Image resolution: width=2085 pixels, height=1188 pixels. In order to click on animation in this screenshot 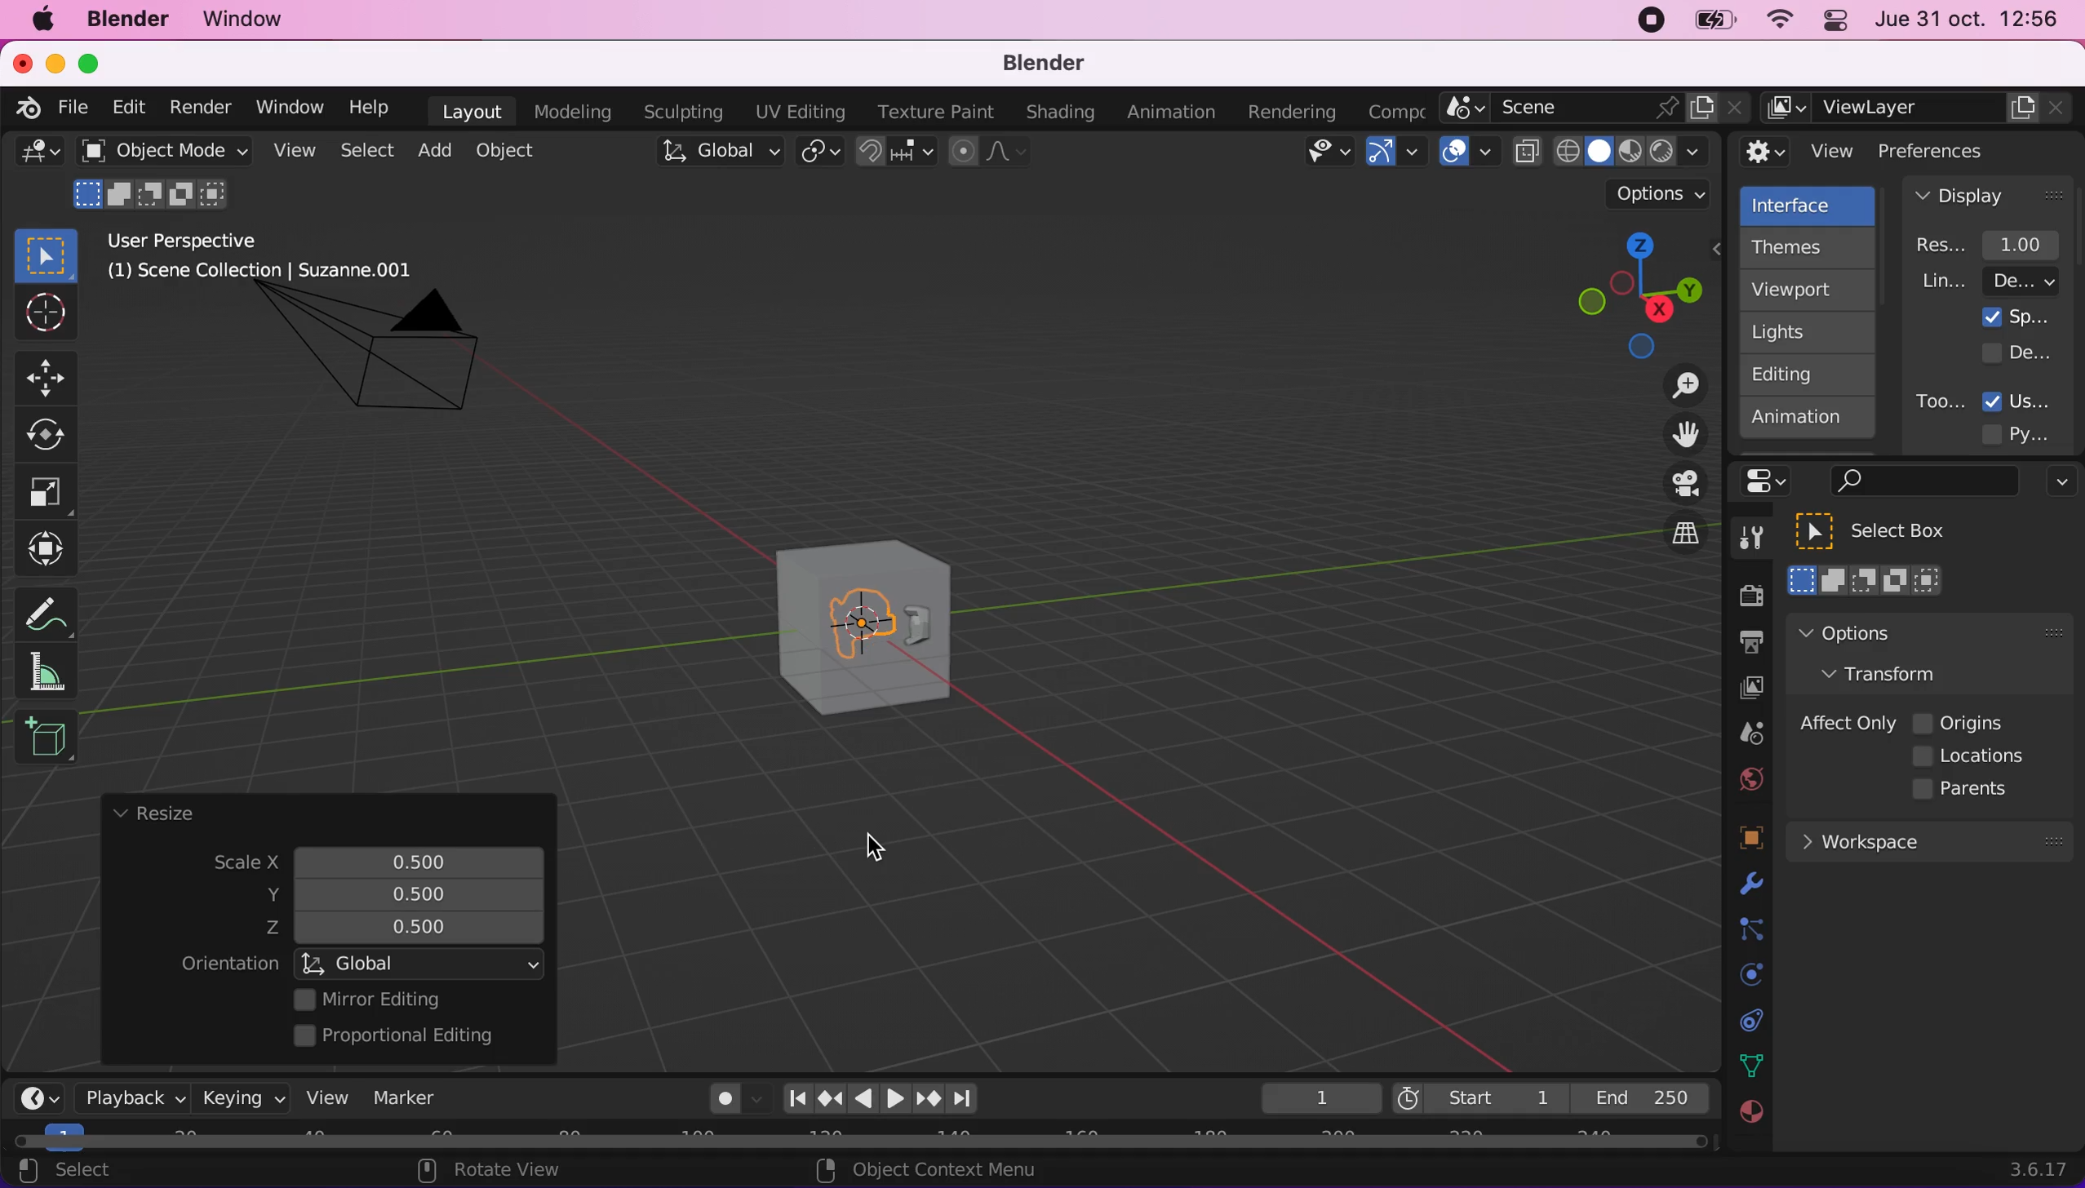, I will do `click(1808, 423)`.